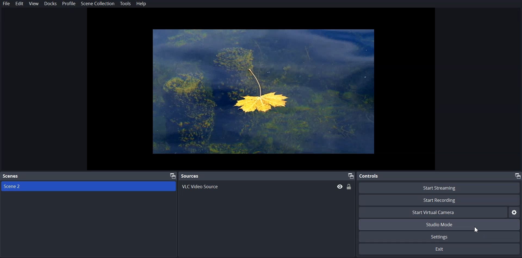 The image size is (522, 258). Describe the element at coordinates (50, 4) in the screenshot. I see `Docks` at that location.